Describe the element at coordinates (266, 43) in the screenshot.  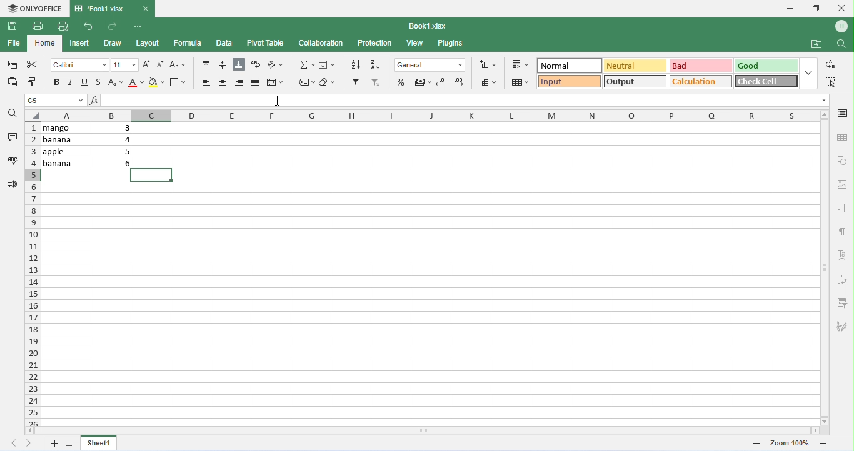
I see `pivot table` at that location.